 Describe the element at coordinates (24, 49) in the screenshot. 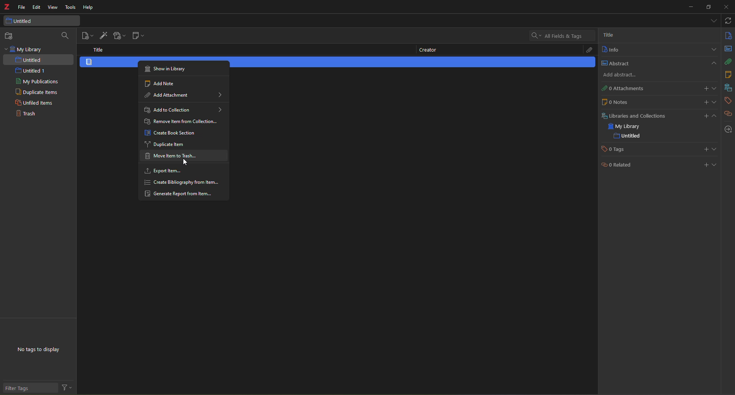

I see `my library` at that location.